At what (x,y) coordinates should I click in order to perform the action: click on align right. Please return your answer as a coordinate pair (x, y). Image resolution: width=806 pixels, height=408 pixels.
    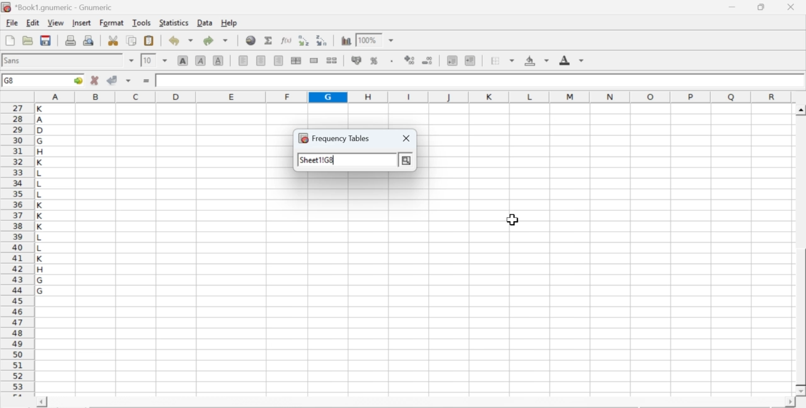
    Looking at the image, I should click on (278, 61).